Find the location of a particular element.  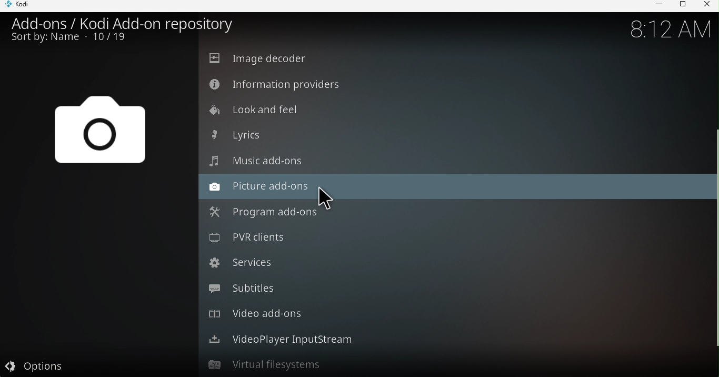

Music add-ons is located at coordinates (448, 161).